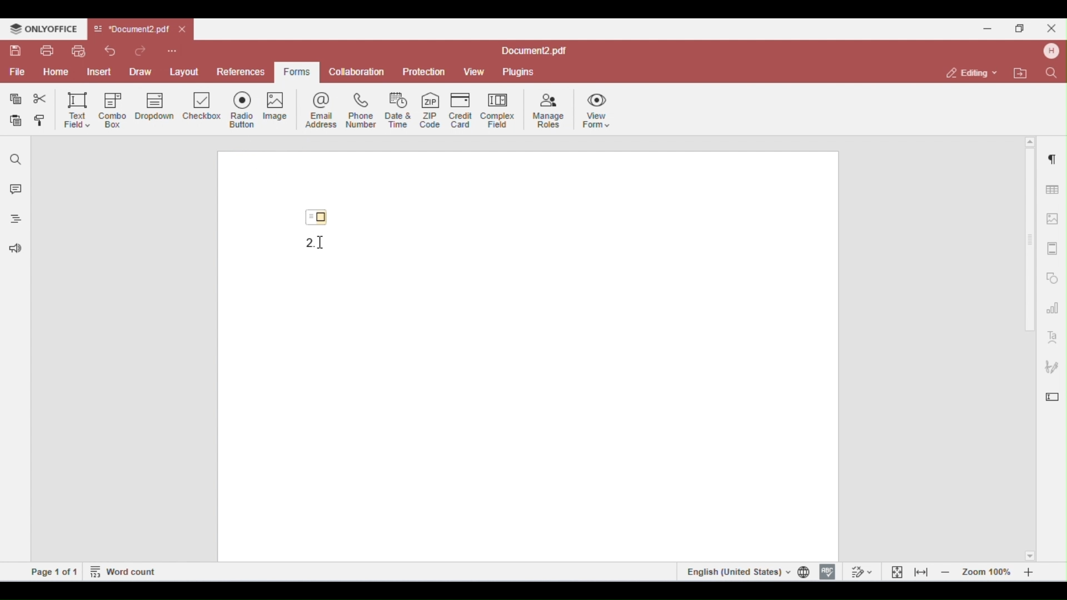 This screenshot has height=600, width=1067. I want to click on text settings, so click(1053, 336).